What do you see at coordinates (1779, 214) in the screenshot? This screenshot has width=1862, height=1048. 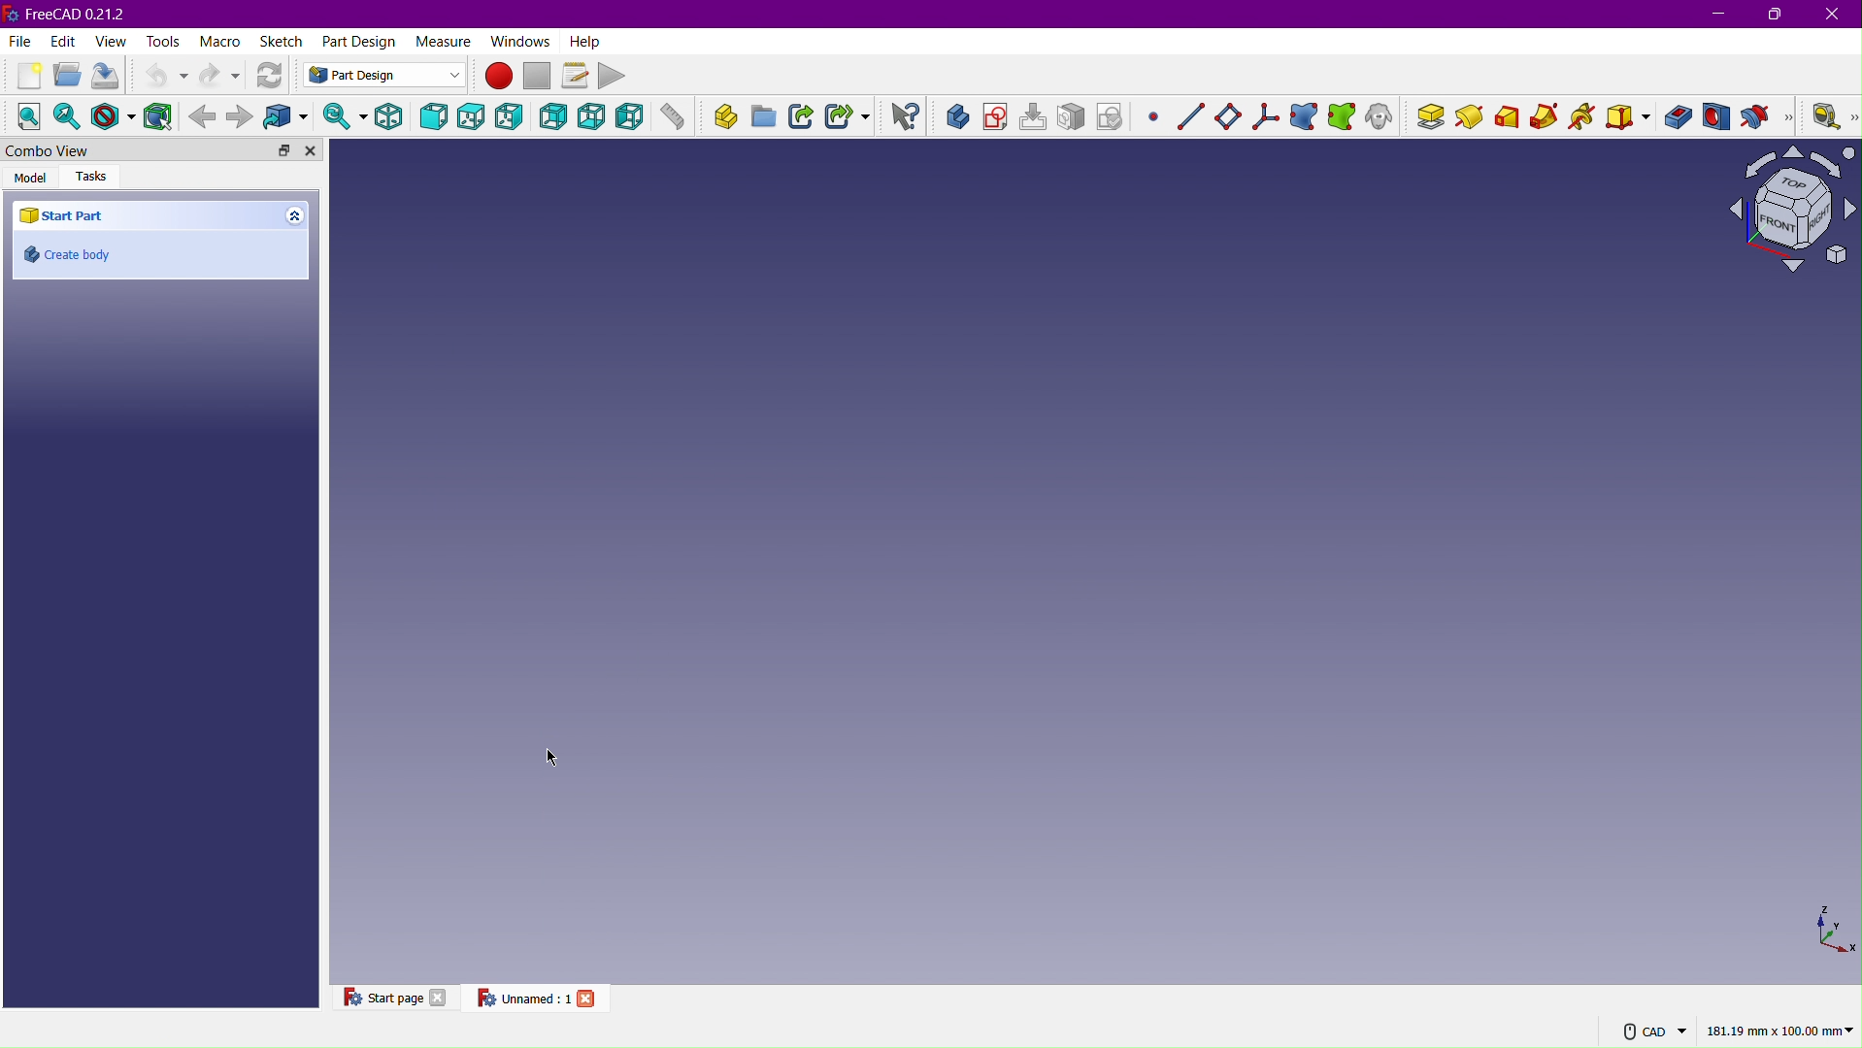 I see `Plane view` at bounding box center [1779, 214].